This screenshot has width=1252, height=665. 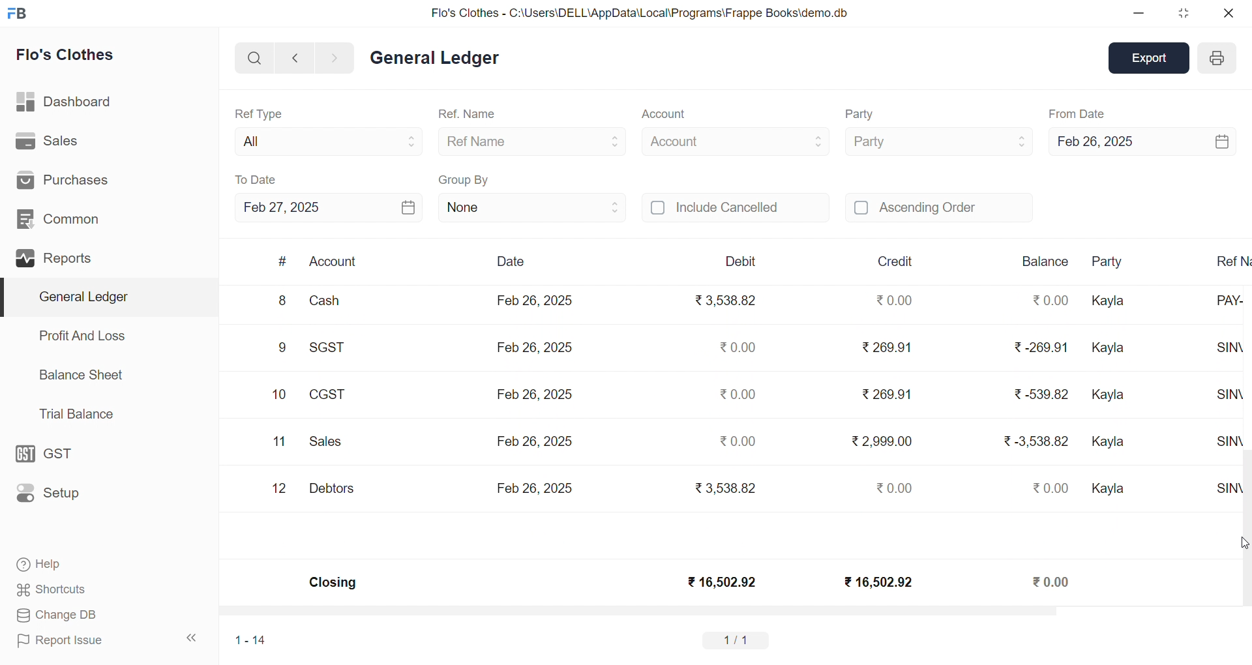 What do you see at coordinates (78, 415) in the screenshot?
I see `Trial Balance` at bounding box center [78, 415].